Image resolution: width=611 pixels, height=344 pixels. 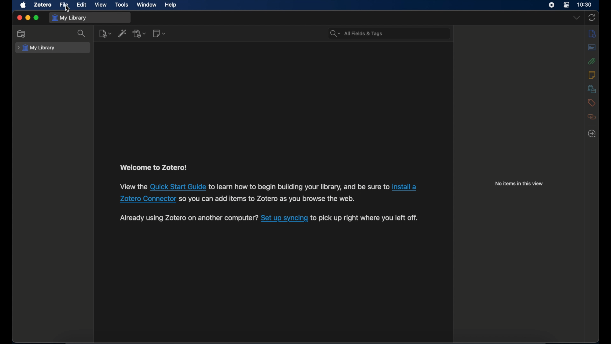 What do you see at coordinates (101, 5) in the screenshot?
I see `view` at bounding box center [101, 5].